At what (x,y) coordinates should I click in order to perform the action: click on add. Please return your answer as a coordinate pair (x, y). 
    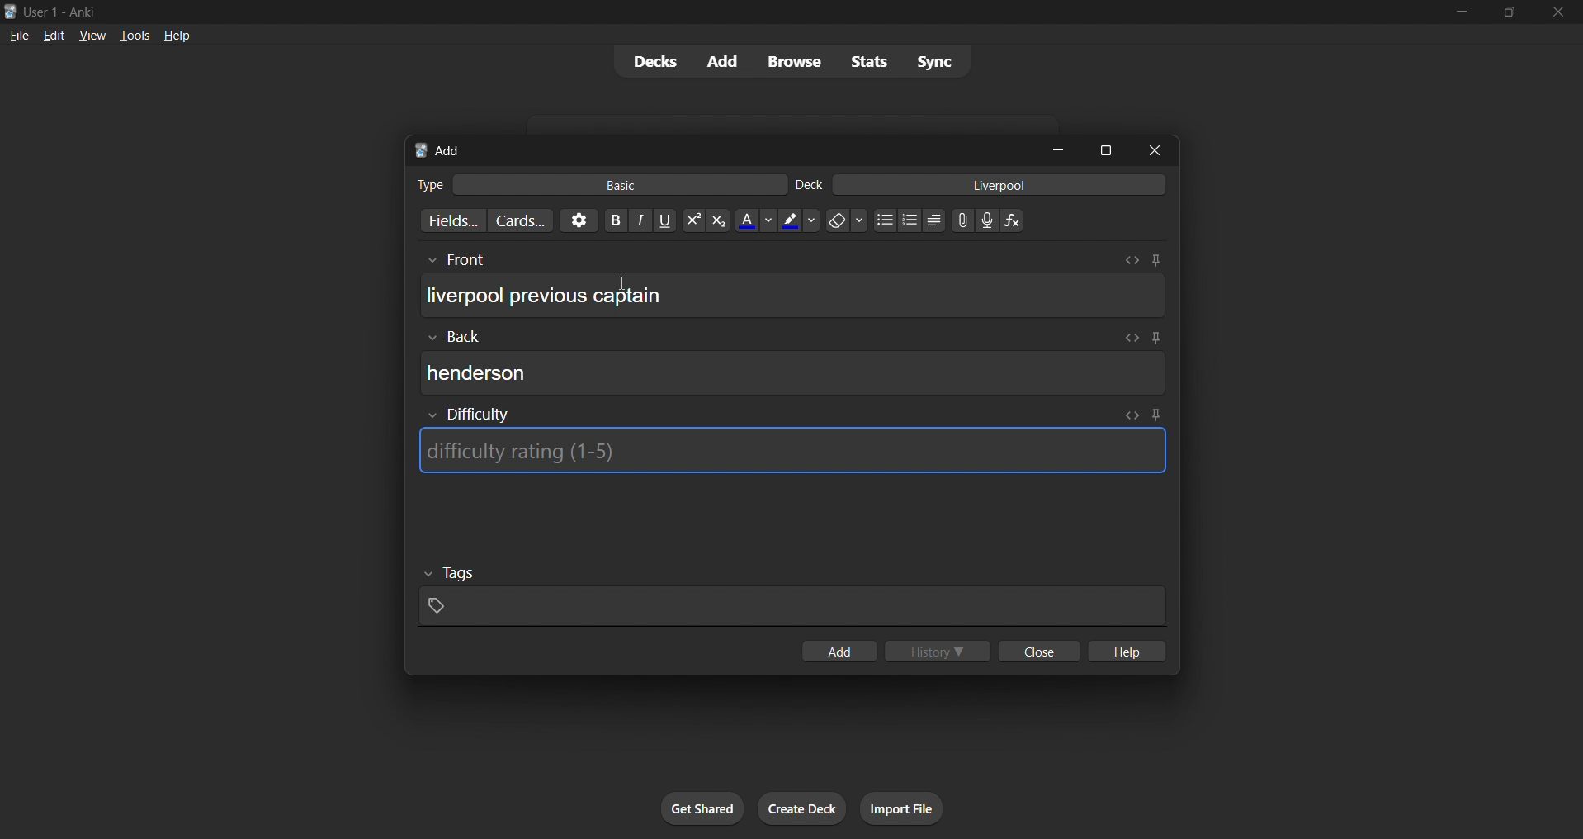
    Looking at the image, I should click on (837, 652).